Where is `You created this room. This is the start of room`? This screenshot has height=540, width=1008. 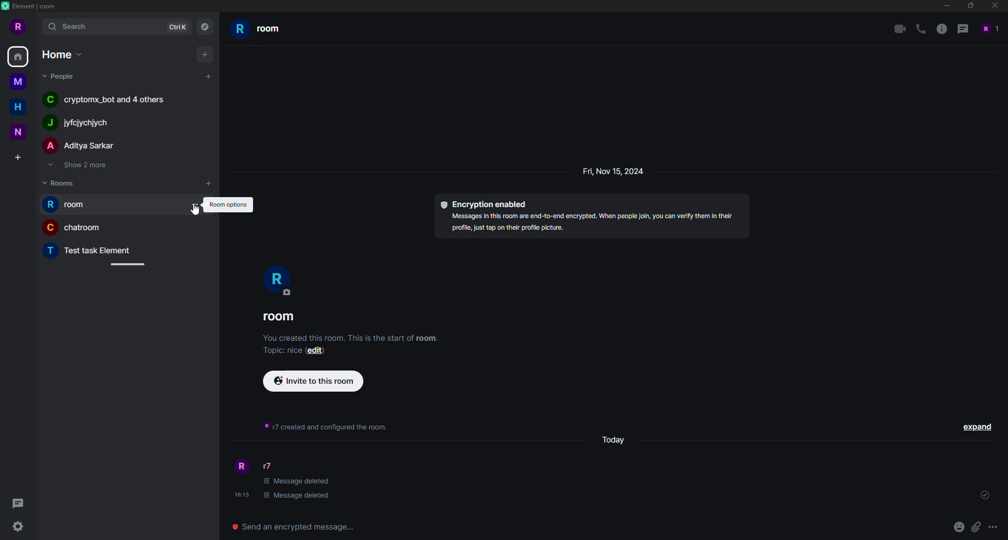
You created this room. This is the start of room is located at coordinates (335, 337).